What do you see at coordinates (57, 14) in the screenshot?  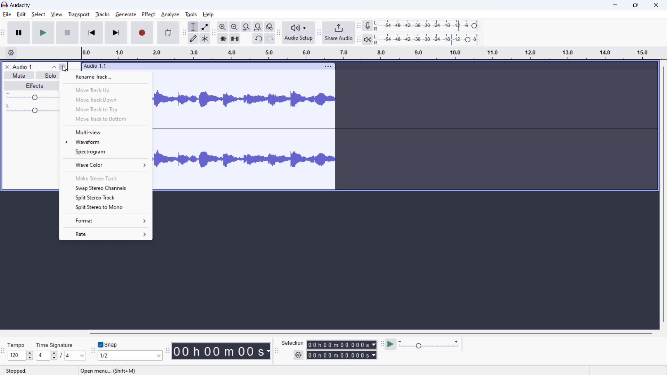 I see `view` at bounding box center [57, 14].